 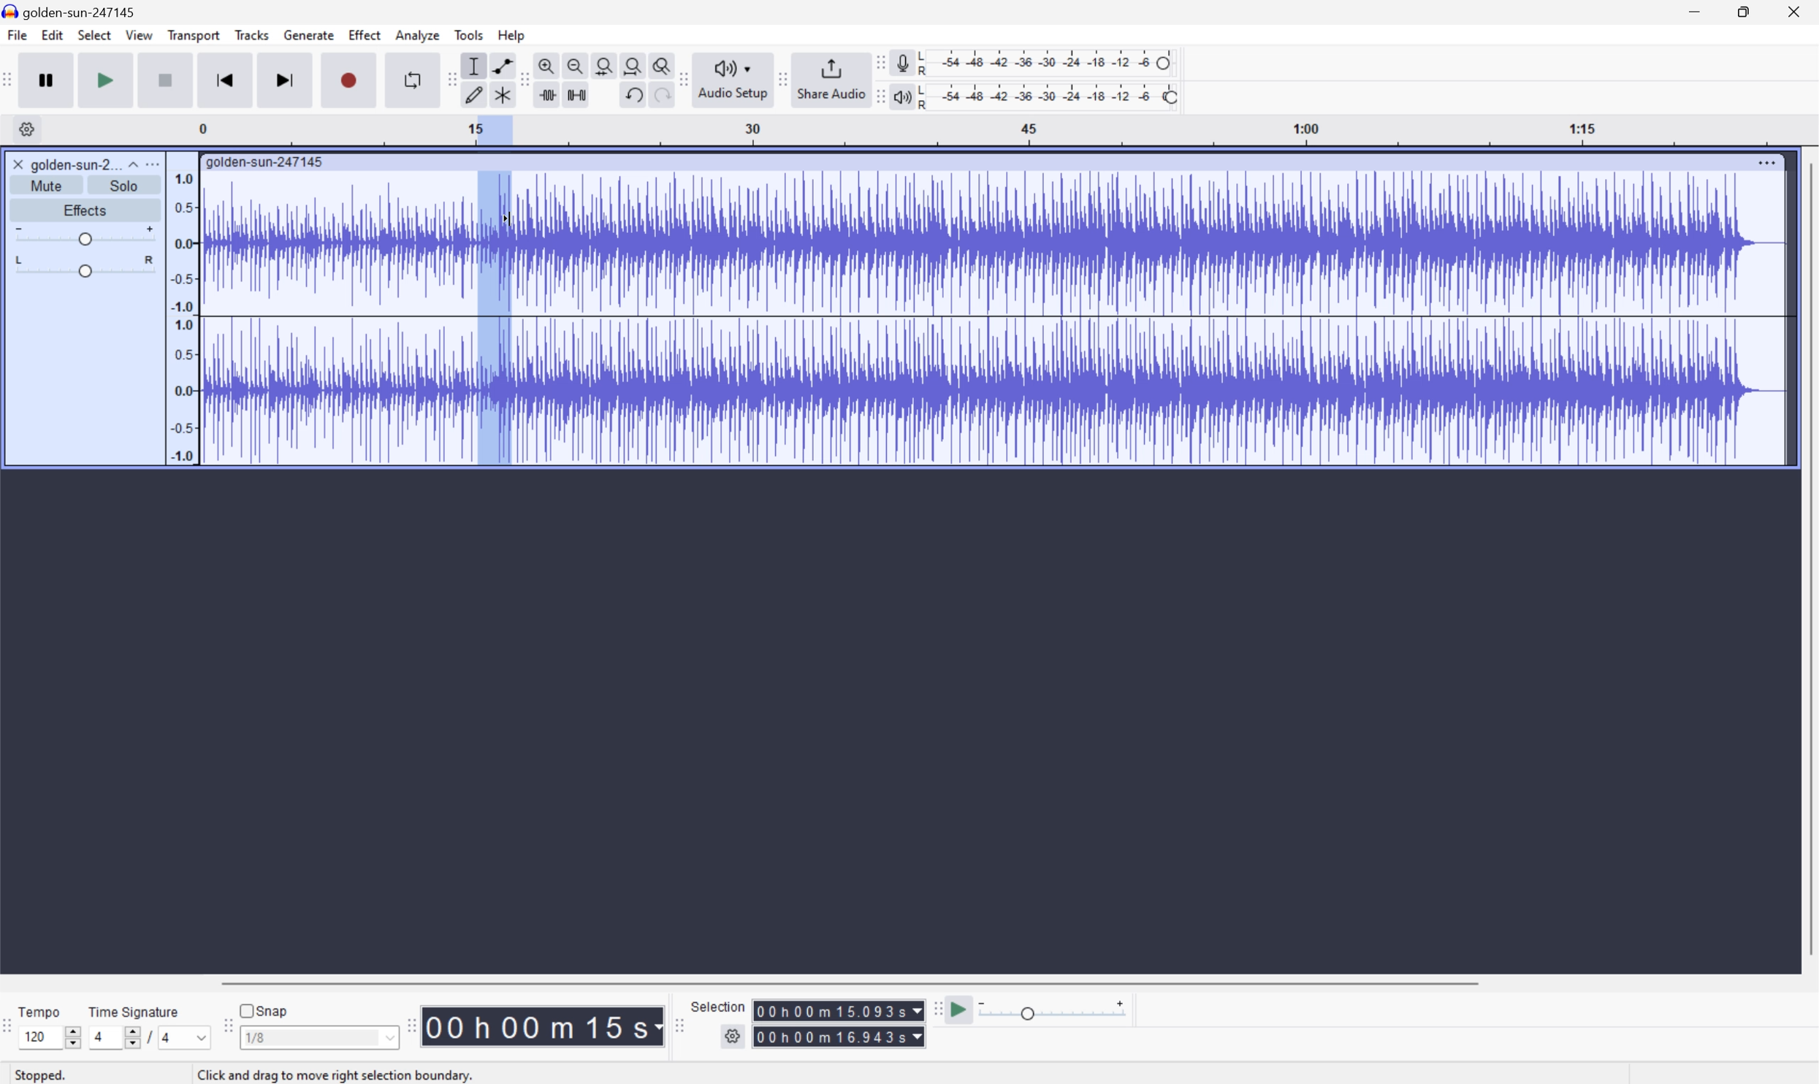 I want to click on Effects, so click(x=85, y=209).